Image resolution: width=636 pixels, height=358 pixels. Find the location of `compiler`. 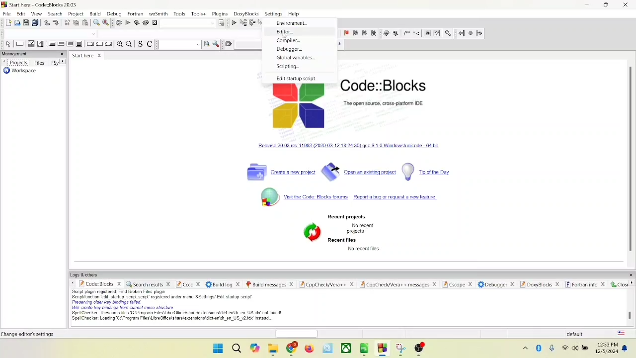

compiler is located at coordinates (289, 41).